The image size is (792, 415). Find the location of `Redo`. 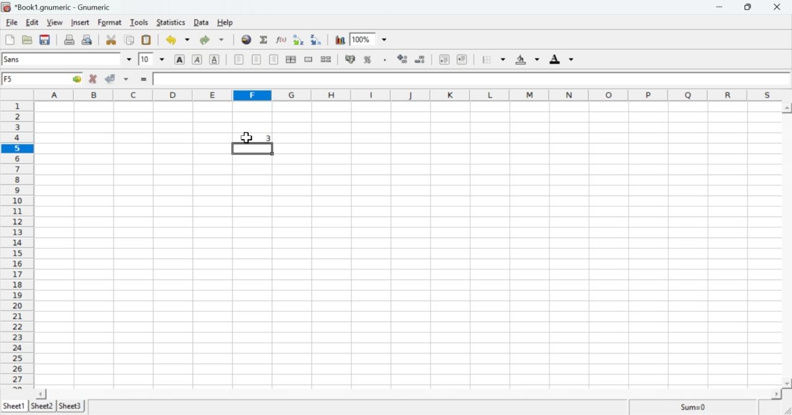

Redo is located at coordinates (211, 41).